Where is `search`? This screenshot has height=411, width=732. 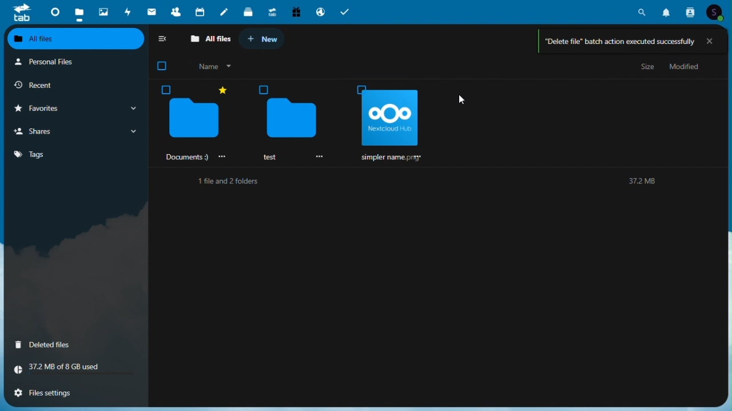 search is located at coordinates (643, 11).